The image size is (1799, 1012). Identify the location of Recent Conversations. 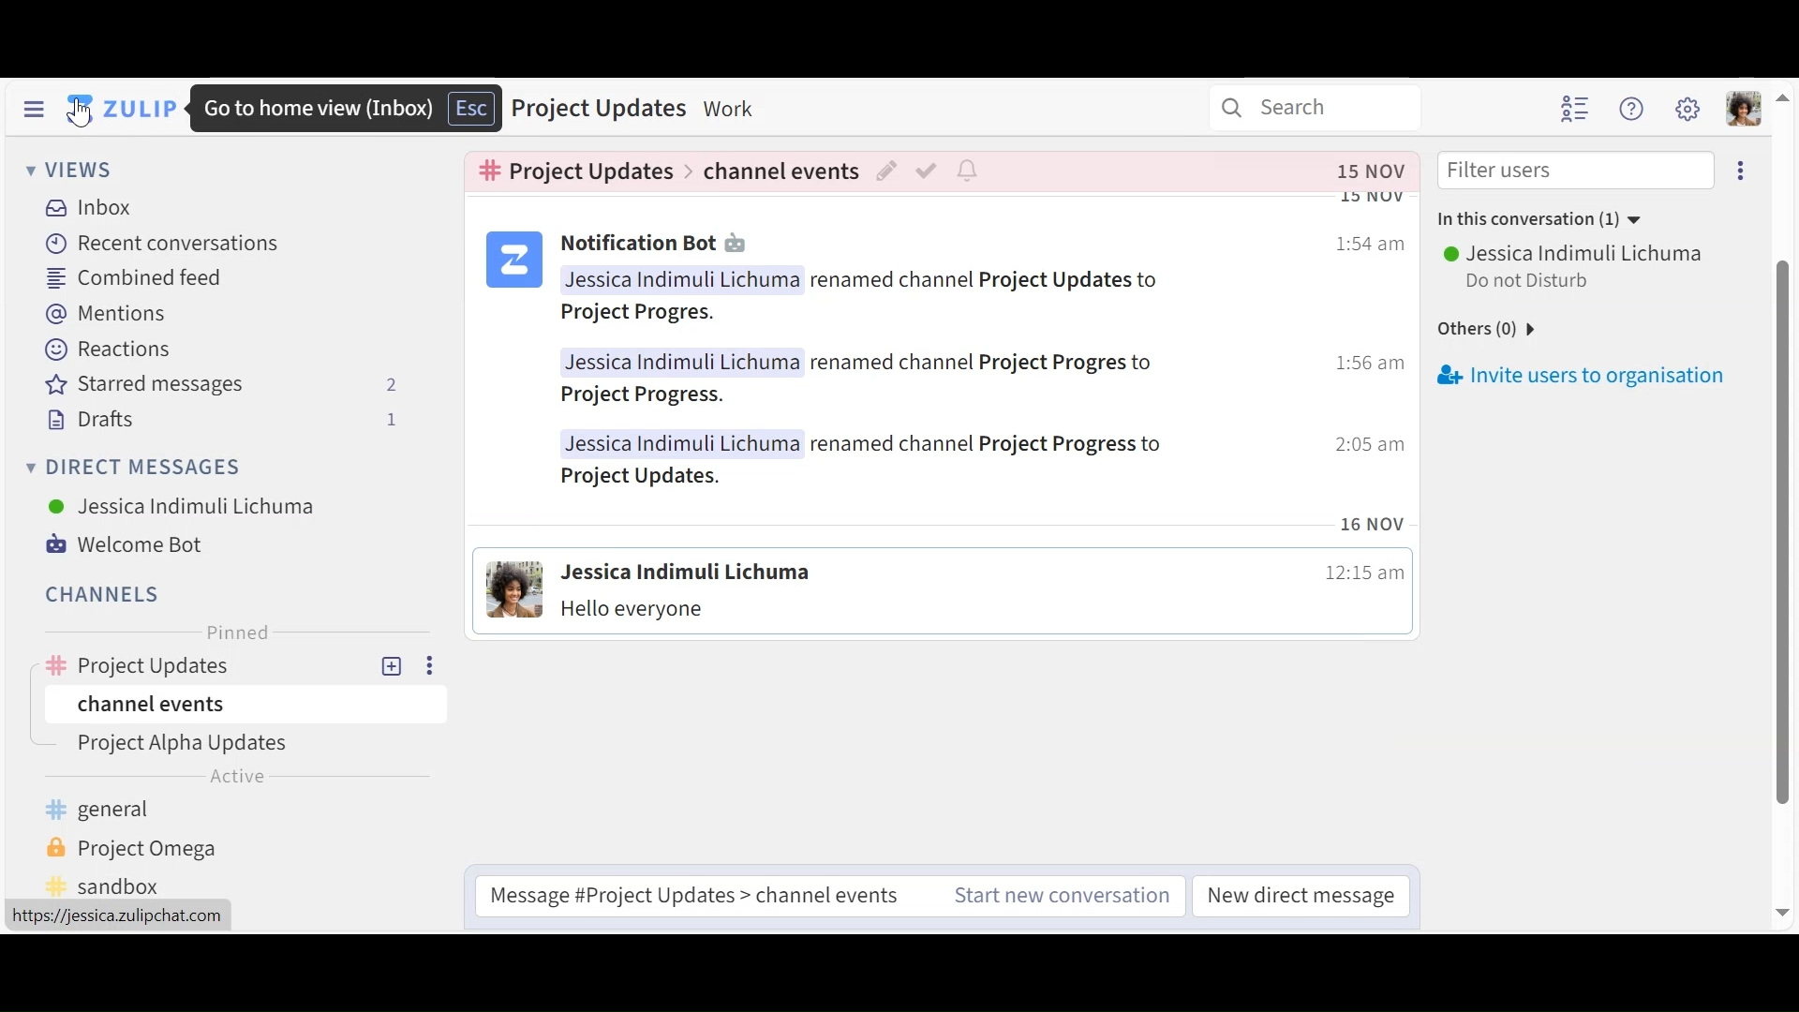
(164, 245).